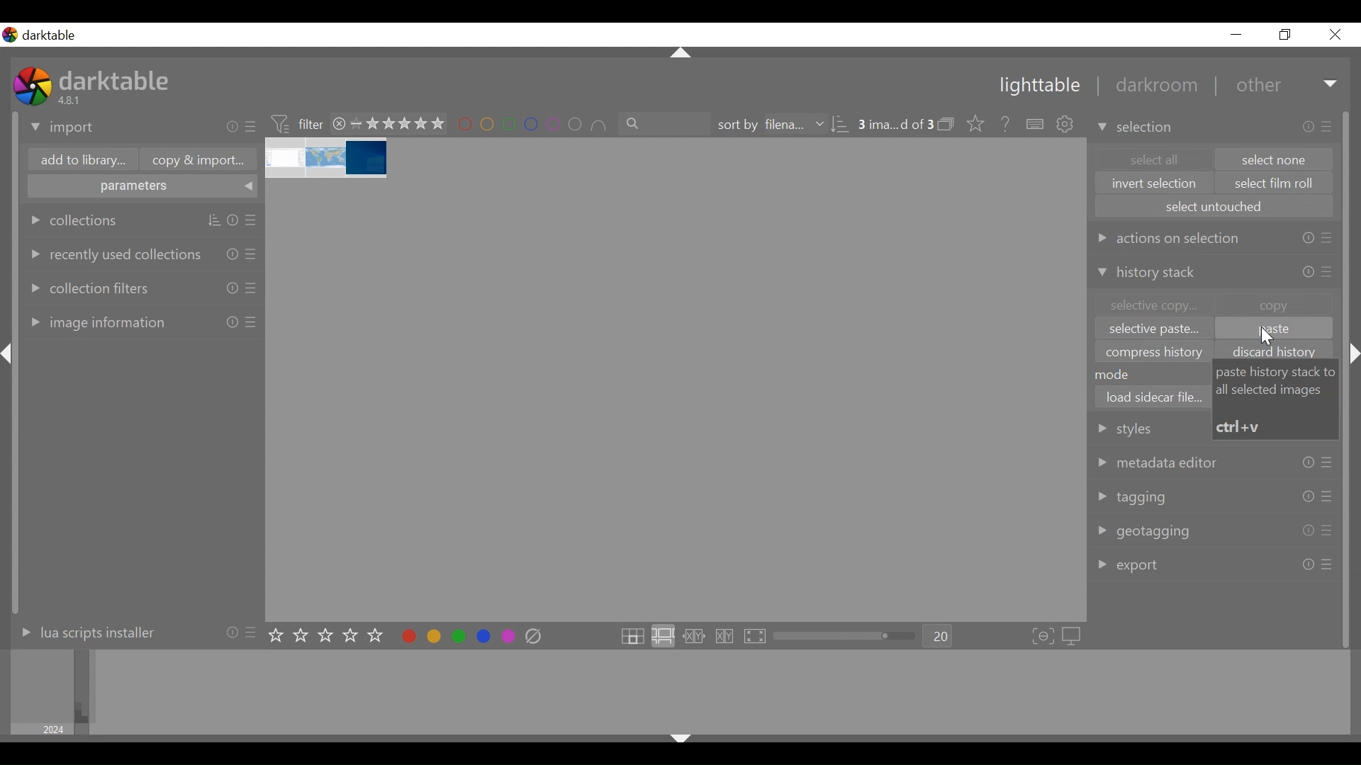  What do you see at coordinates (1156, 352) in the screenshot?
I see `compress history` at bounding box center [1156, 352].